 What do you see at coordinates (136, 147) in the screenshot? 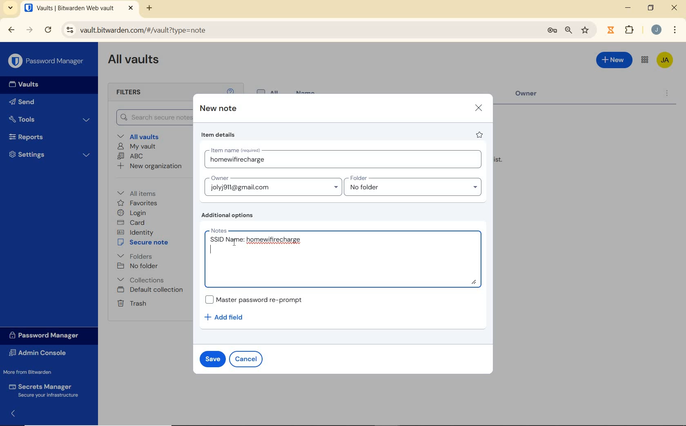
I see `My Vault` at bounding box center [136, 147].